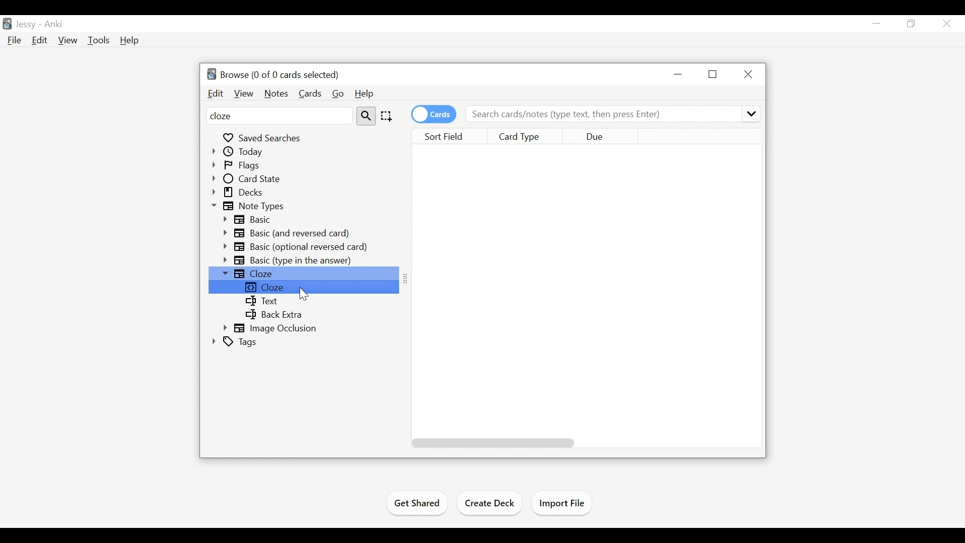 The height and width of the screenshot is (543, 965). I want to click on Browse (number of cards out of cards selected), so click(273, 74).